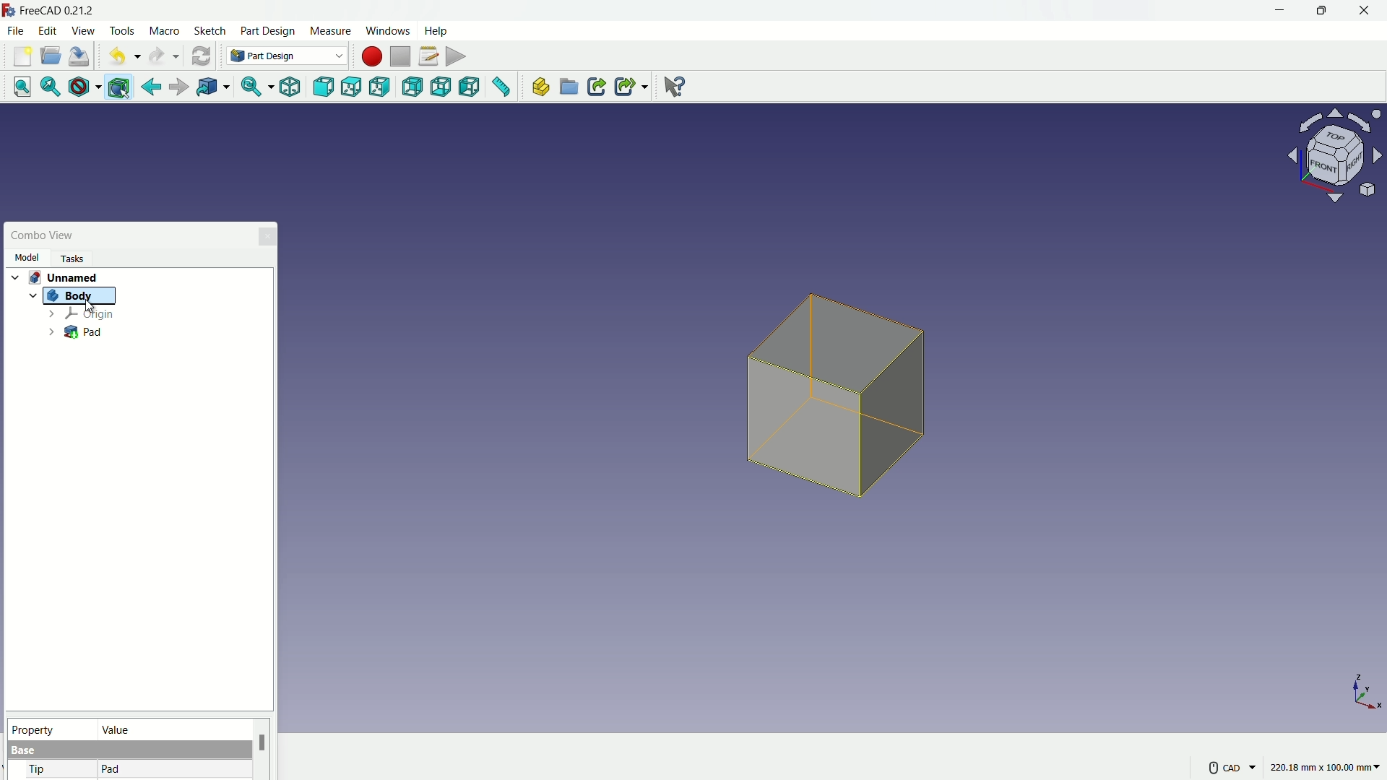 Image resolution: width=1387 pixels, height=780 pixels. Describe the element at coordinates (1325, 767) in the screenshot. I see `220.18 mm x 100.00 mm~` at that location.